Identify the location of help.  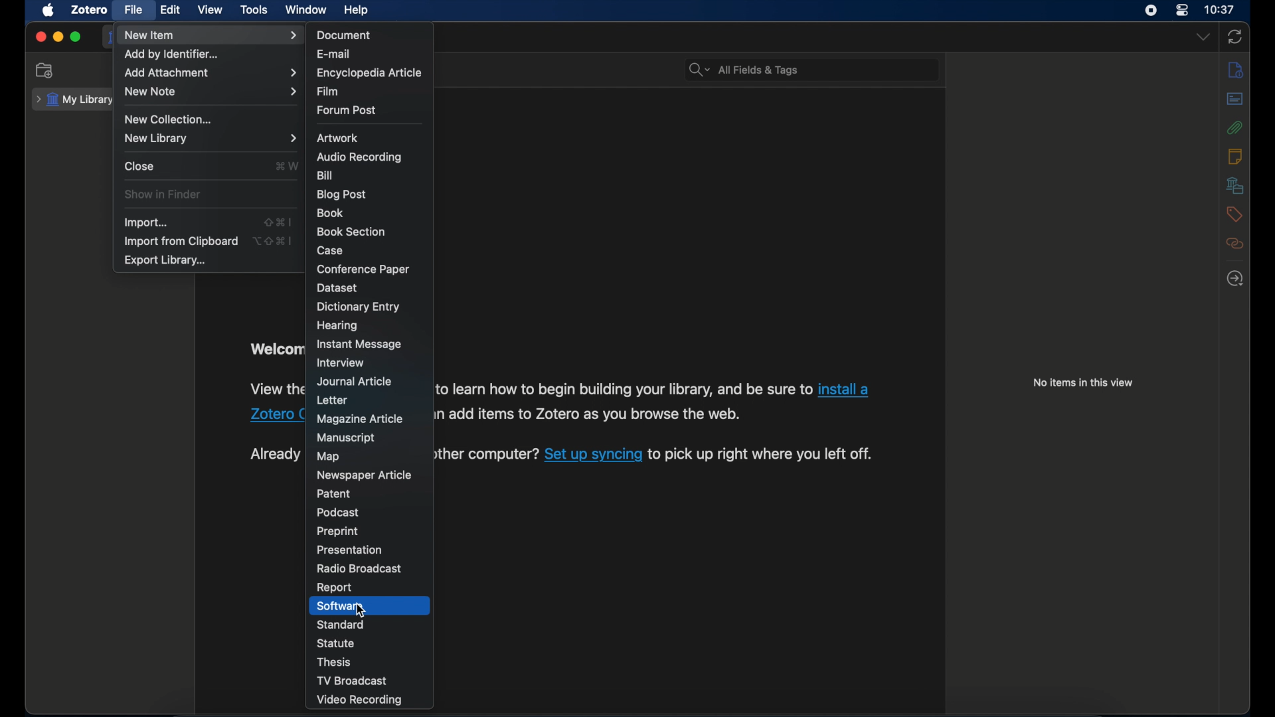
(355, 11).